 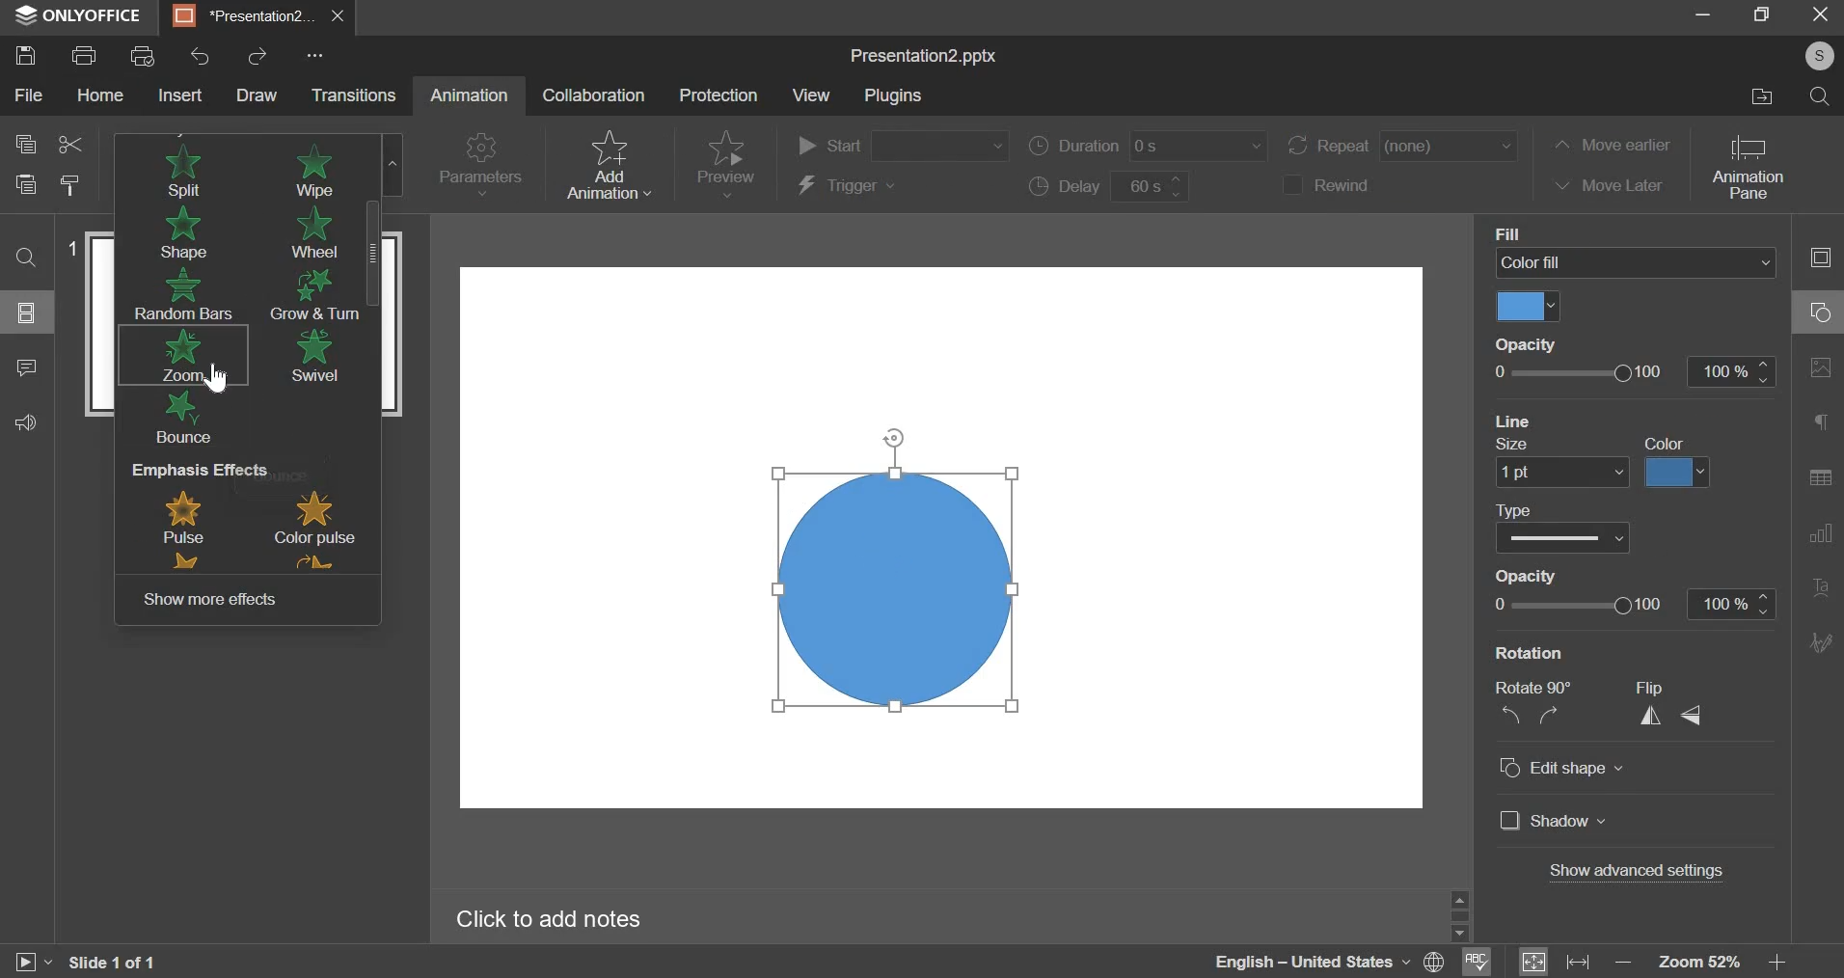 What do you see at coordinates (1637, 871) in the screenshot?
I see `advanced settings` at bounding box center [1637, 871].